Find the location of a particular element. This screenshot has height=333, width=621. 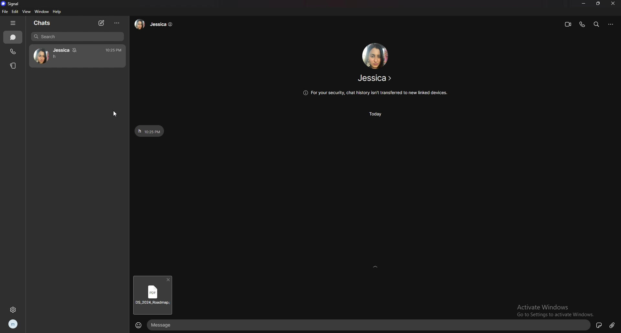

close is located at coordinates (614, 4).